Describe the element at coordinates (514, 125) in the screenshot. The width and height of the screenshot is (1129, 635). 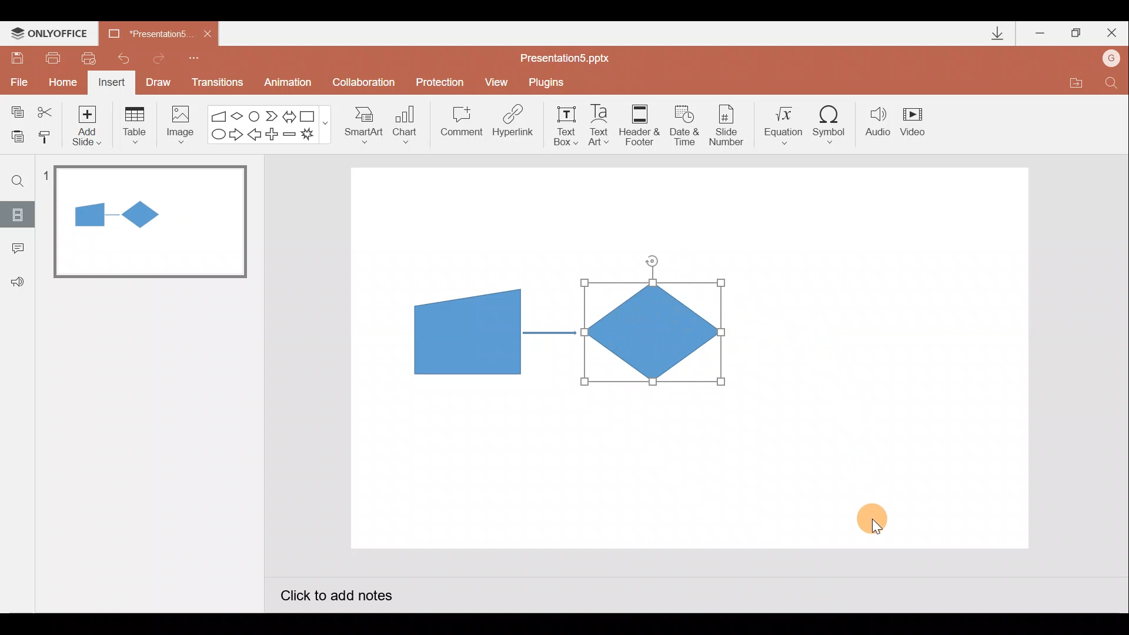
I see `Hyperlink` at that location.